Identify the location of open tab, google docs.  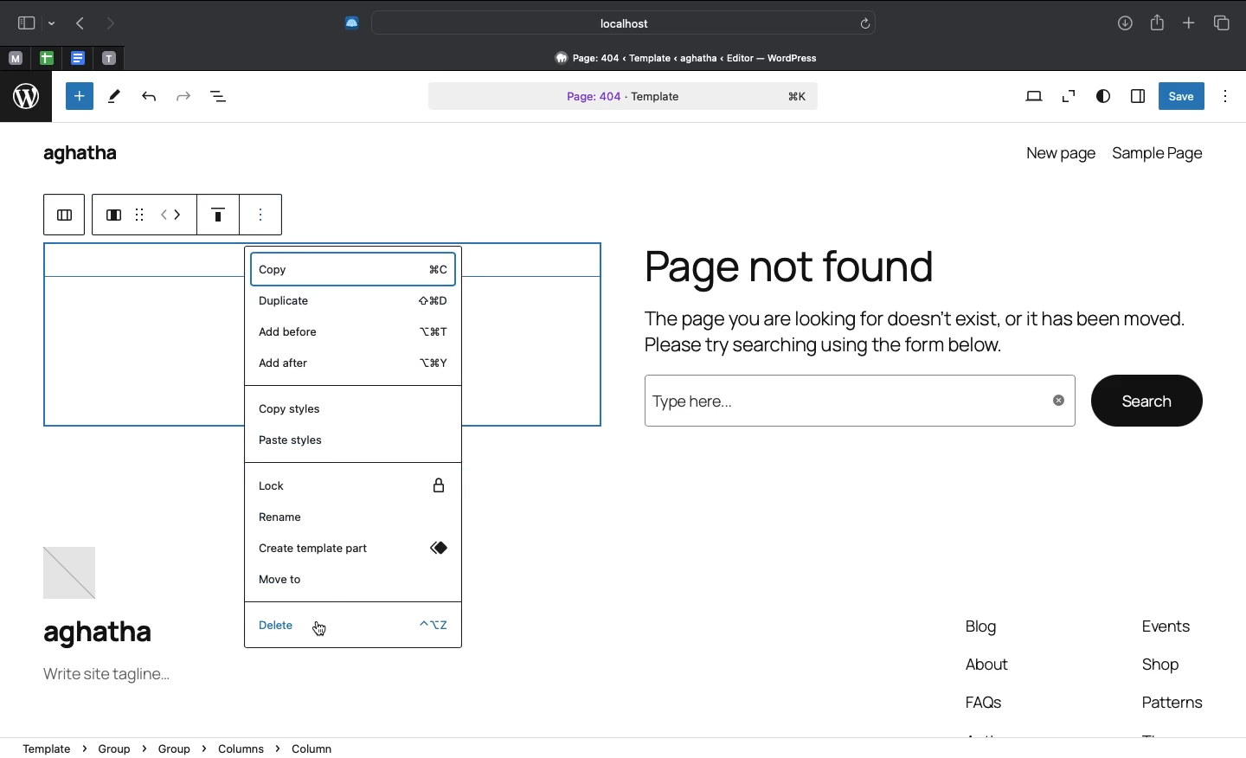
(76, 59).